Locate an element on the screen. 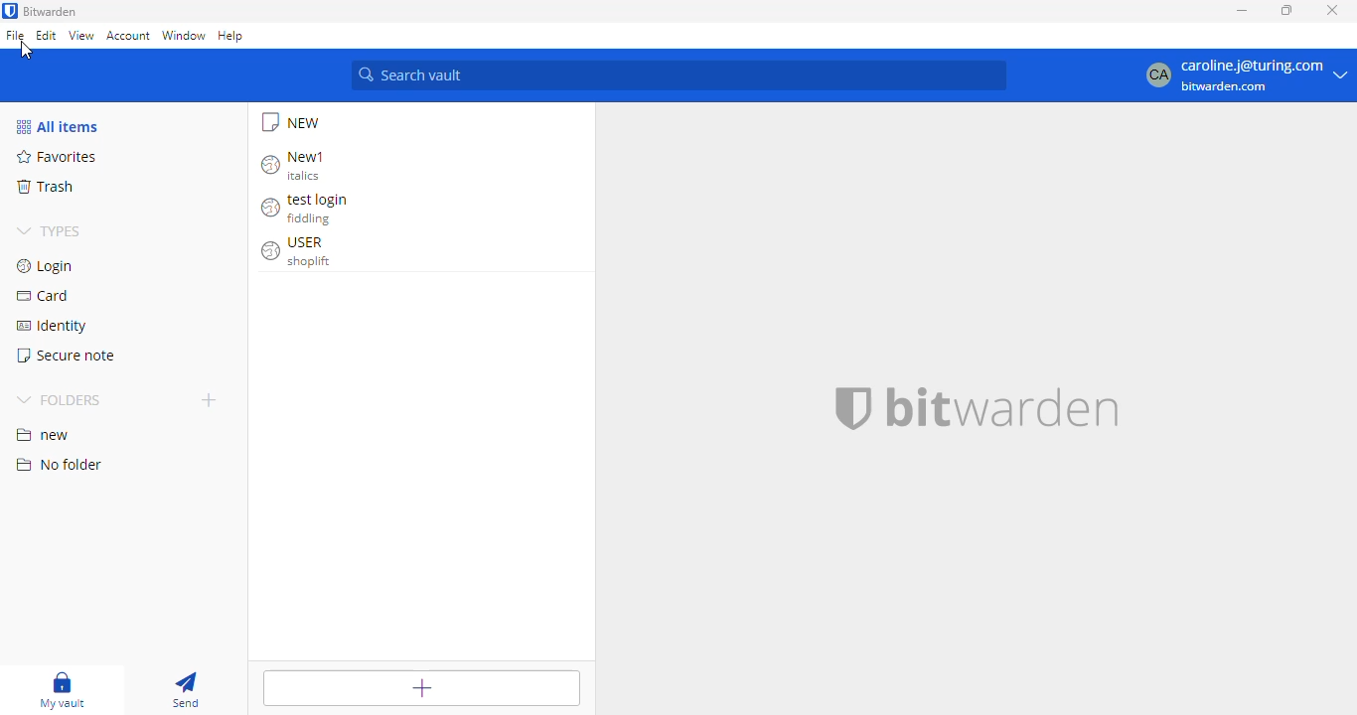 The height and width of the screenshot is (715, 1357). bitwarden is located at coordinates (969, 408).